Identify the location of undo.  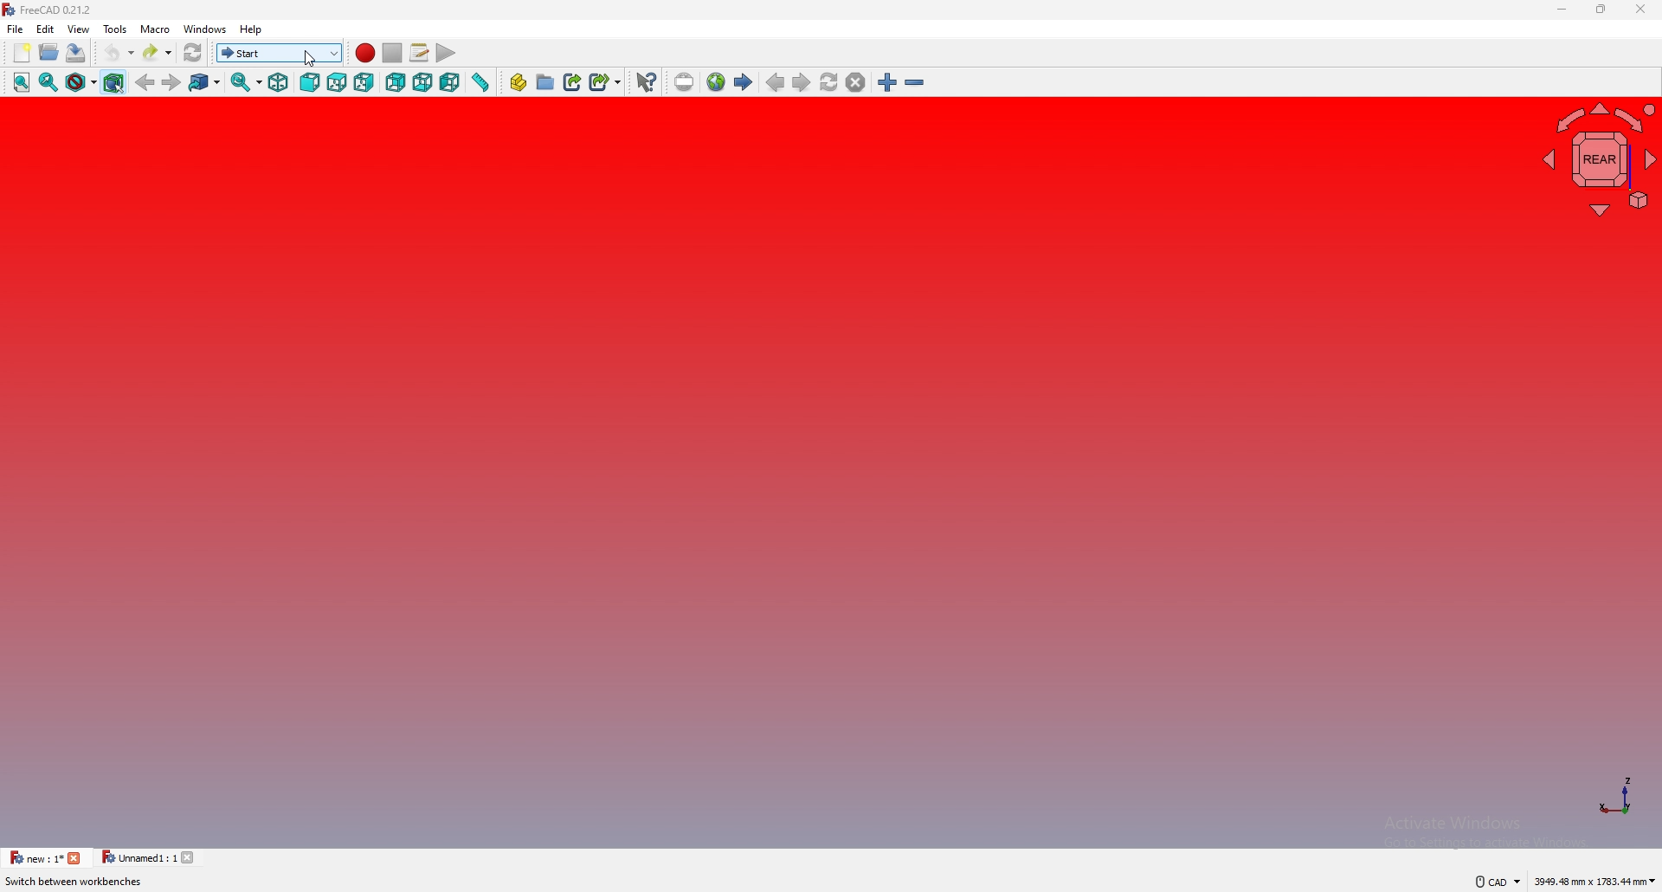
(119, 53).